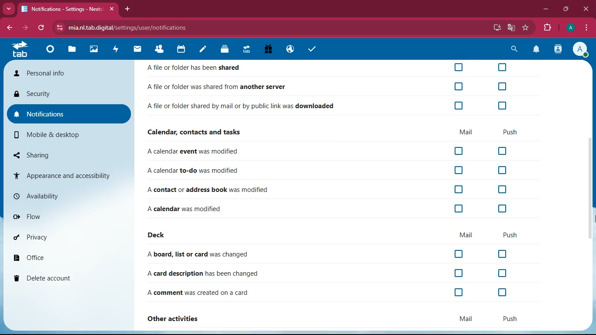 The height and width of the screenshot is (335, 596). Describe the element at coordinates (503, 86) in the screenshot. I see `off` at that location.